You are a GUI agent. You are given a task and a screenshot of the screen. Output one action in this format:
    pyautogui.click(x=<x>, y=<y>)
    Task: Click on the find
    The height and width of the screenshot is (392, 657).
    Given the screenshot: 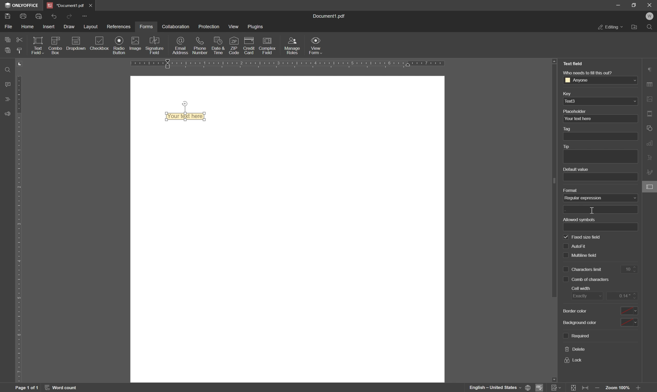 What is the action you would take?
    pyautogui.click(x=6, y=69)
    